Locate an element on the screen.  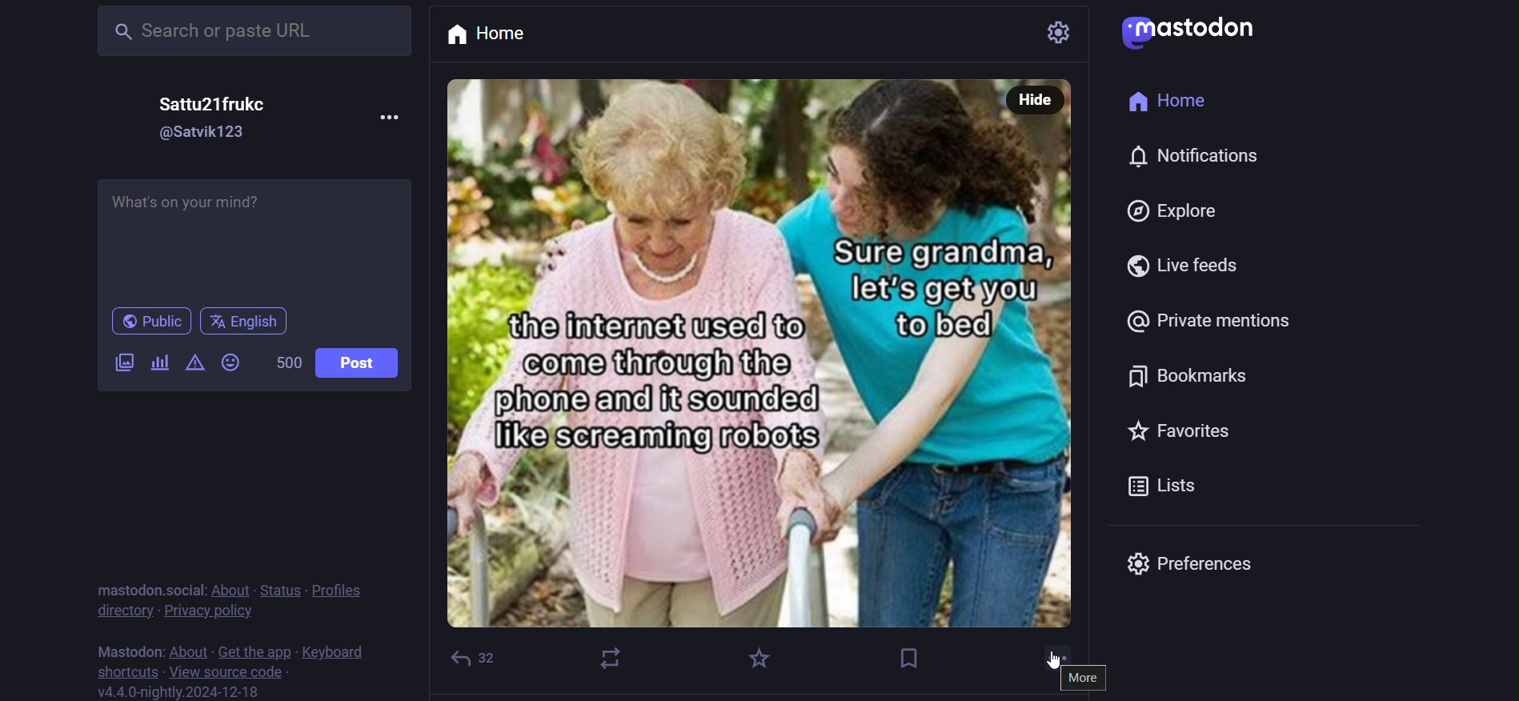
logo is located at coordinates (1188, 32).